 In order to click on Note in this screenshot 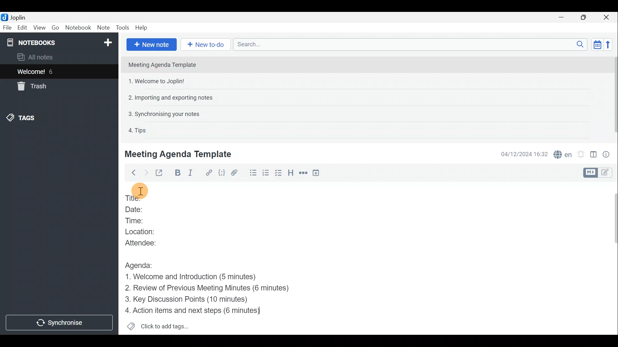, I will do `click(103, 26)`.